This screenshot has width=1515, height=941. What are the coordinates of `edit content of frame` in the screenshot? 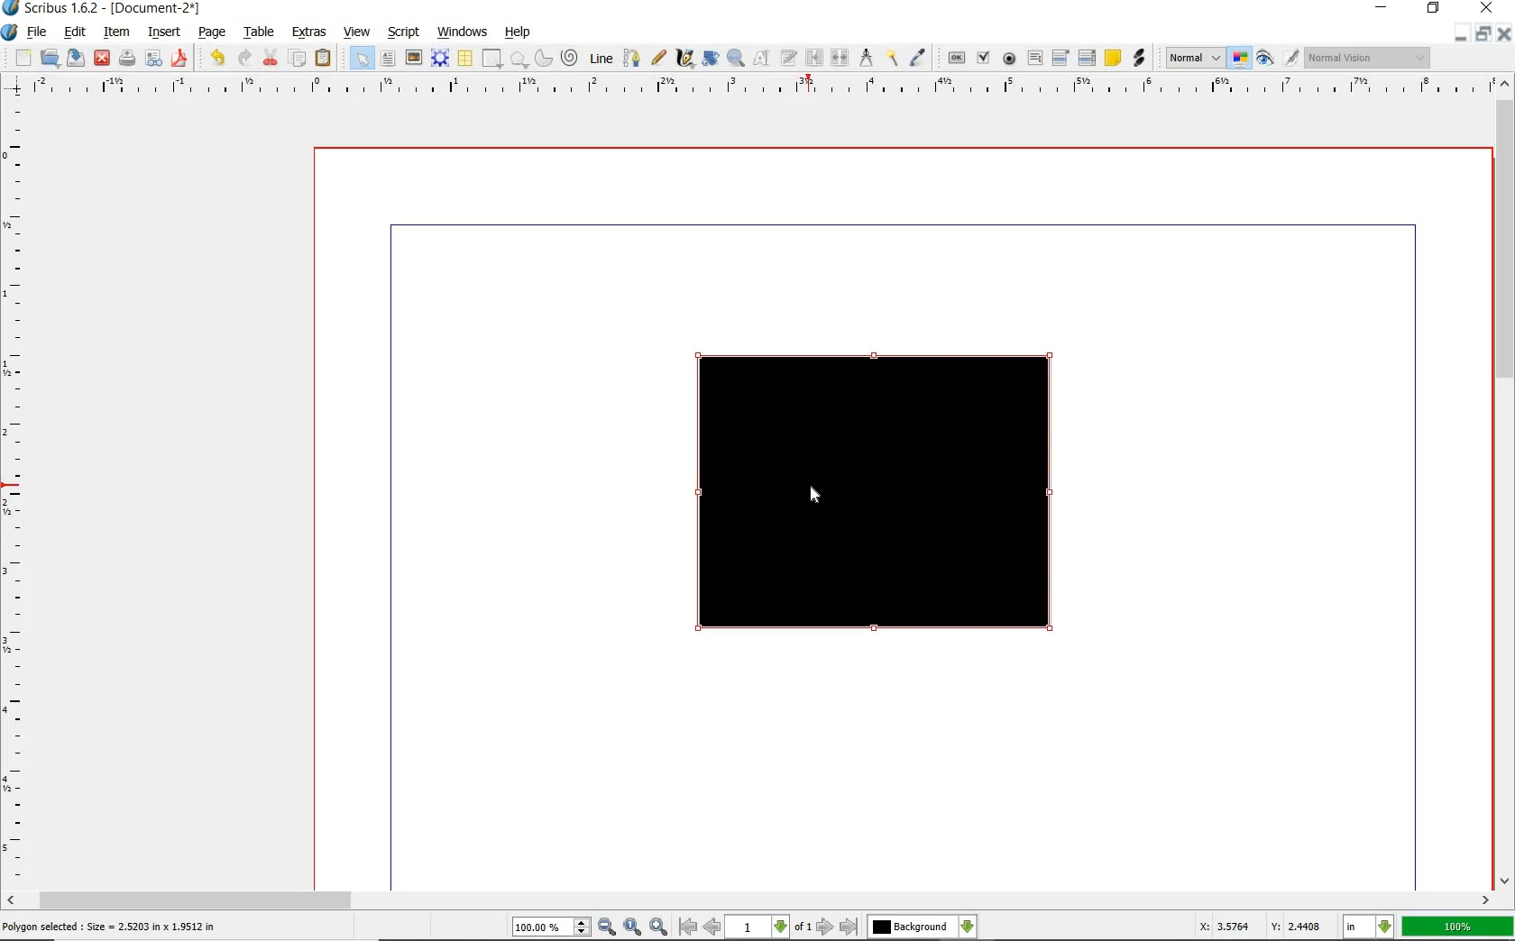 It's located at (760, 59).